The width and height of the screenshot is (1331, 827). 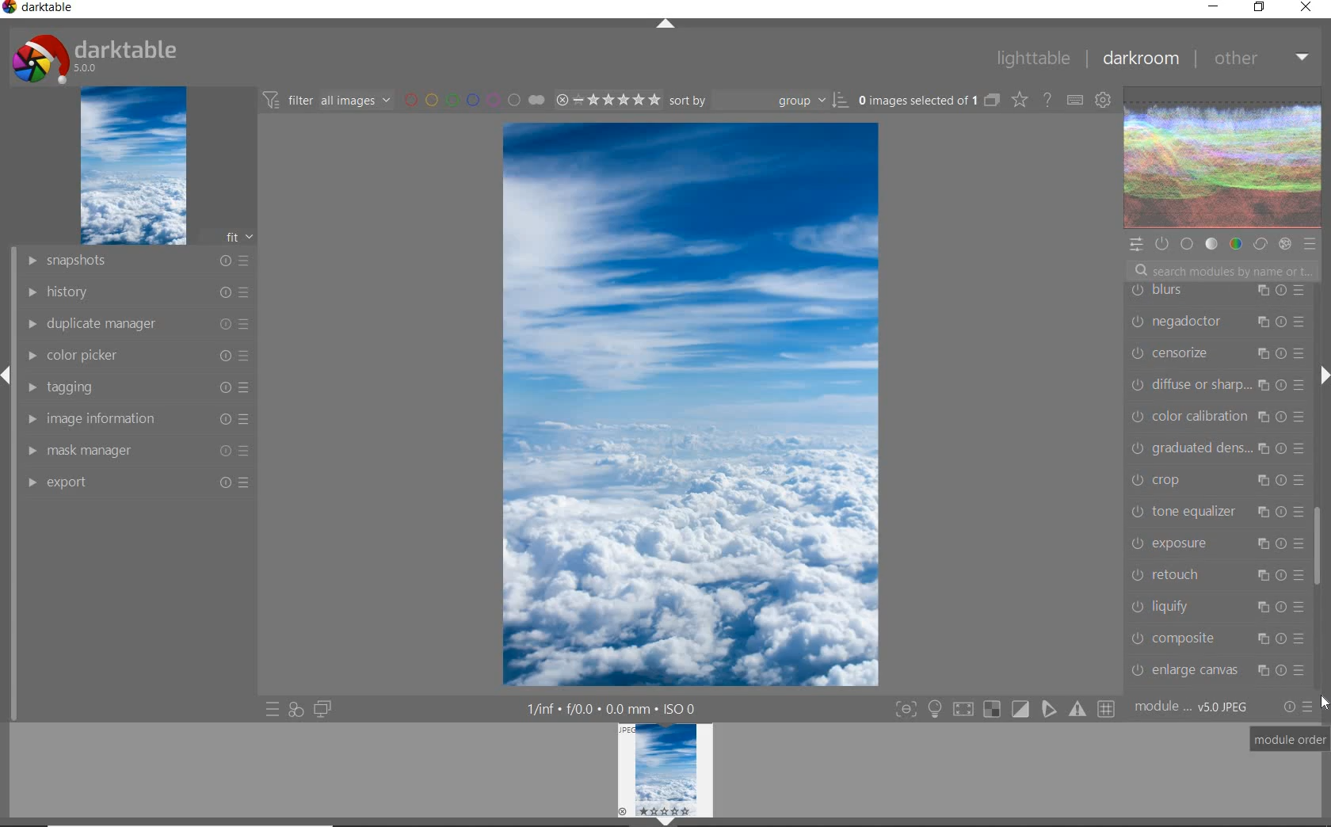 What do you see at coordinates (1102, 101) in the screenshot?
I see `SHOW GLOBAL PREFERENCE` at bounding box center [1102, 101].